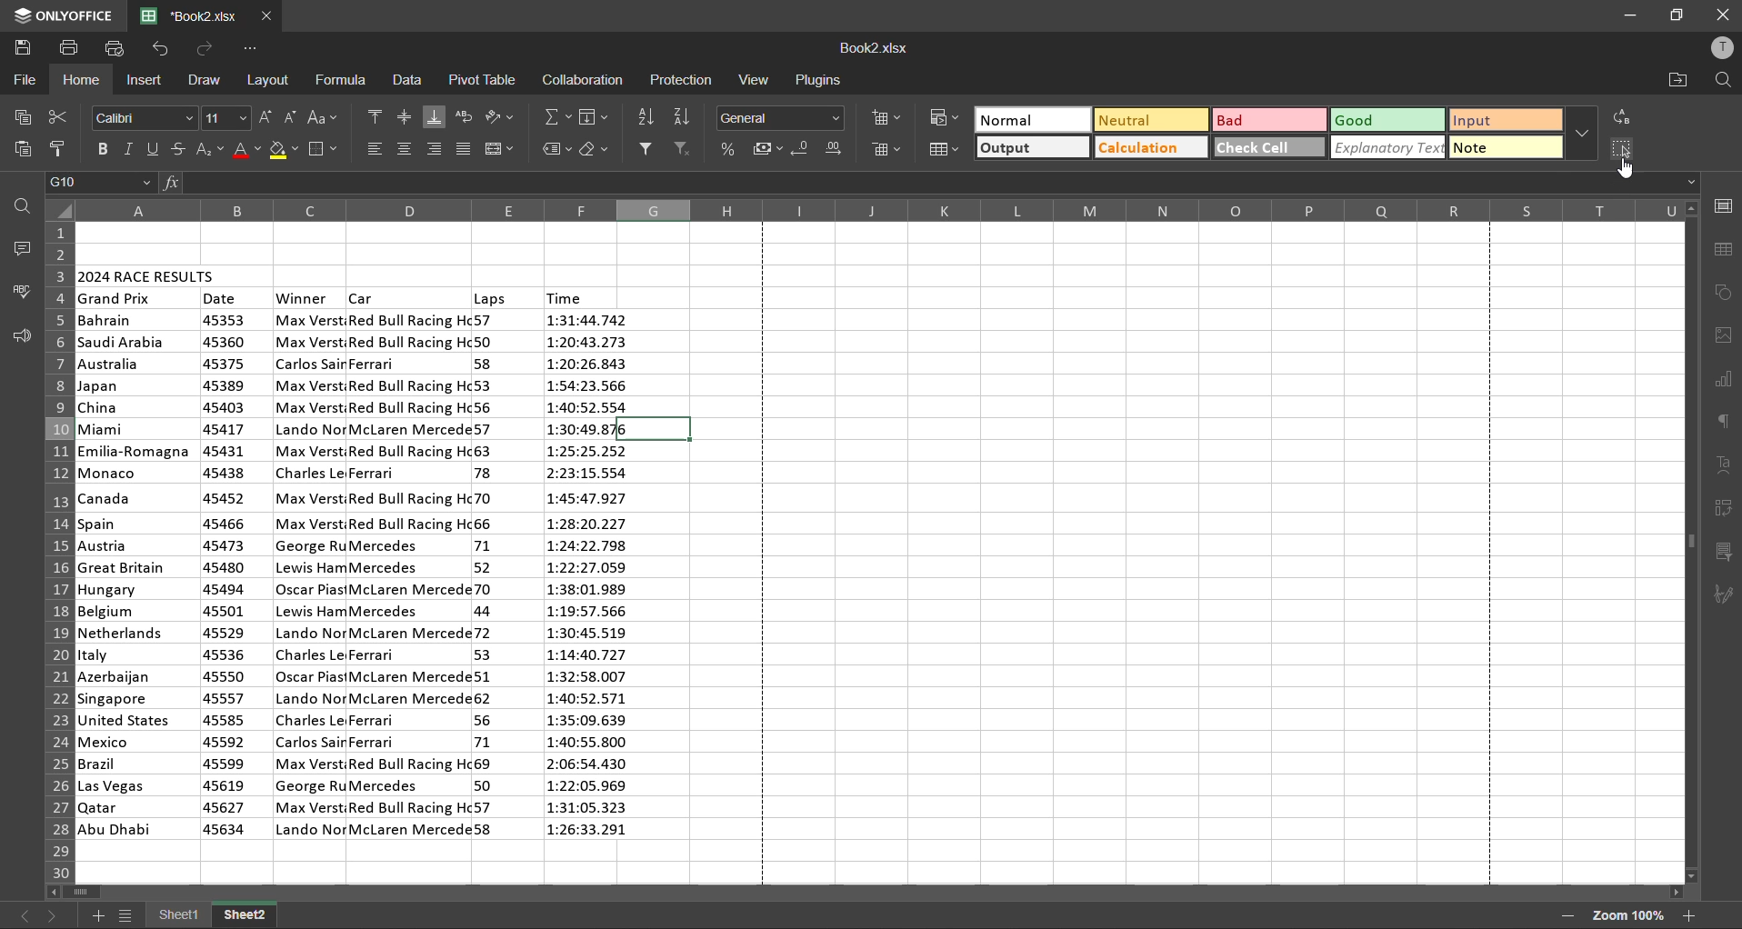 This screenshot has height=929, width=1742. Describe the element at coordinates (321, 119) in the screenshot. I see `change case` at that location.